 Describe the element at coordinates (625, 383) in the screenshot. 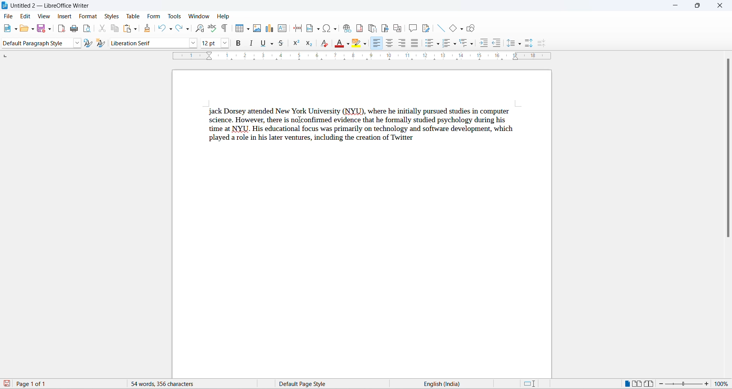

I see `single page view` at that location.